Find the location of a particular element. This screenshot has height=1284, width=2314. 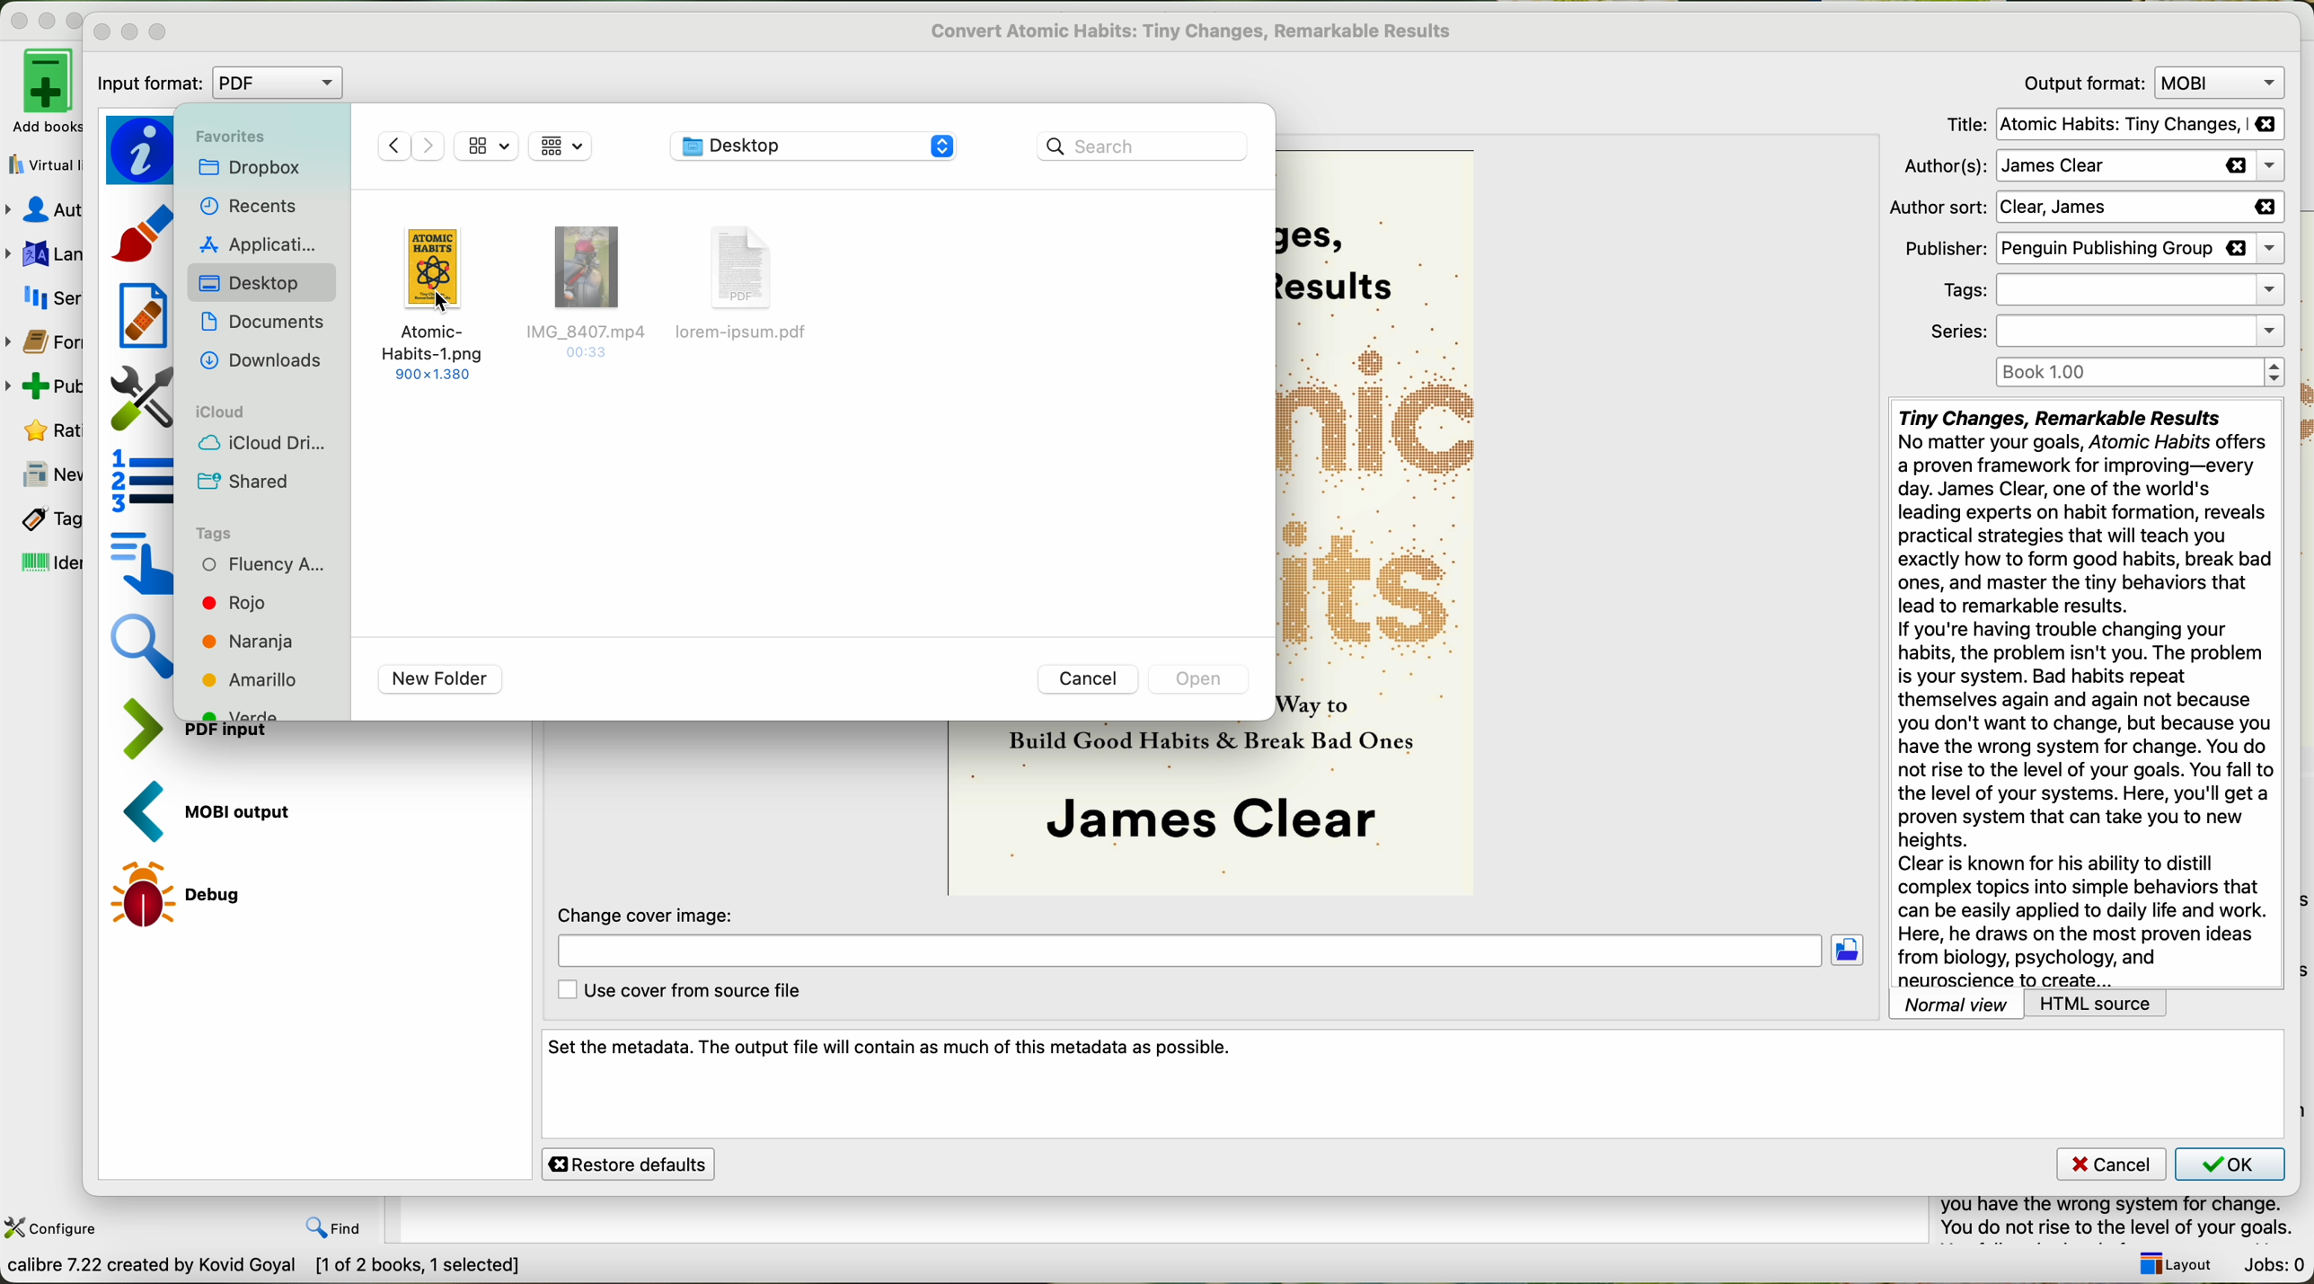

HTML source is located at coordinates (2098, 1004).